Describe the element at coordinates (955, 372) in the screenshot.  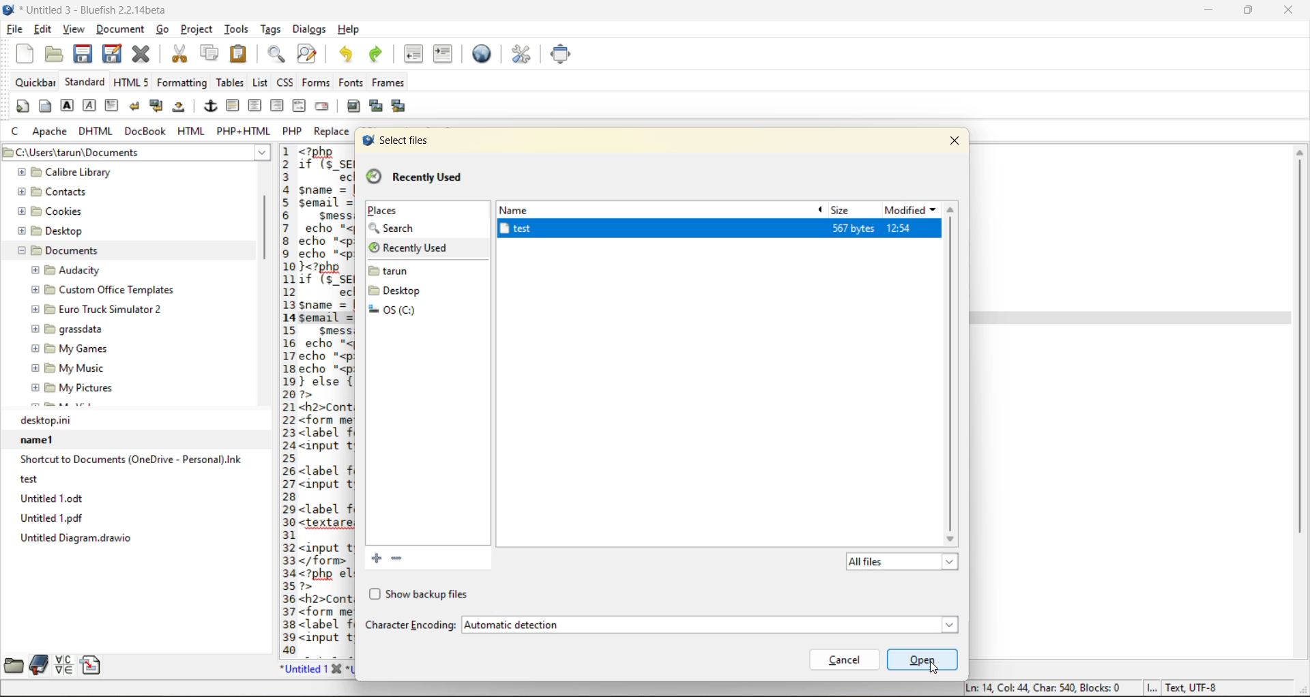
I see `vertical scrollbar` at that location.